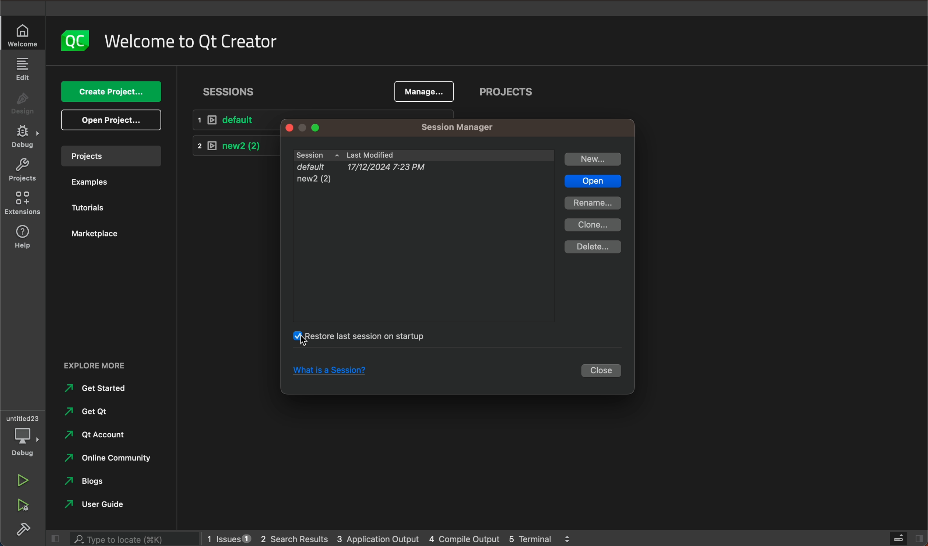 The width and height of the screenshot is (928, 546). I want to click on build, so click(21, 528).